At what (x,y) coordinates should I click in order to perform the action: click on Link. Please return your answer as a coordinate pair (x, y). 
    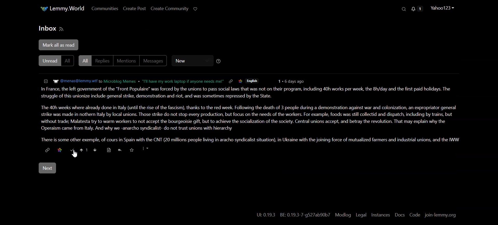
    Looking at the image, I should click on (231, 81).